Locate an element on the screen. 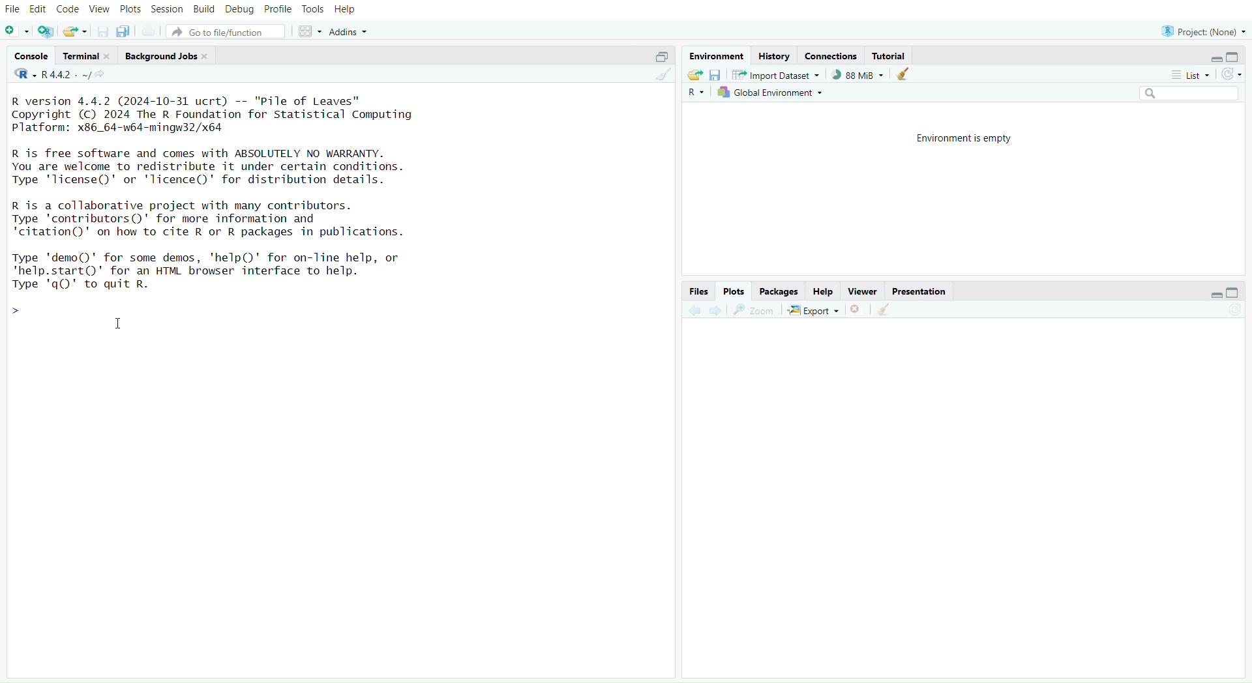  terminal is located at coordinates (88, 56).